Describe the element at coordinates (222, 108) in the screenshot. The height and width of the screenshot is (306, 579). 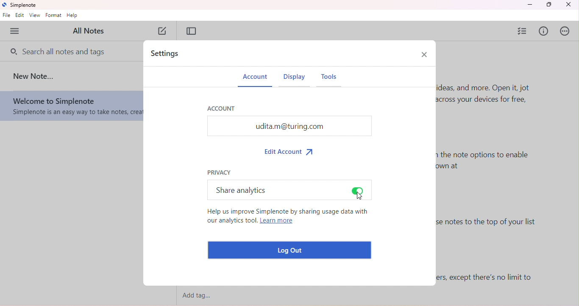
I see `account` at that location.